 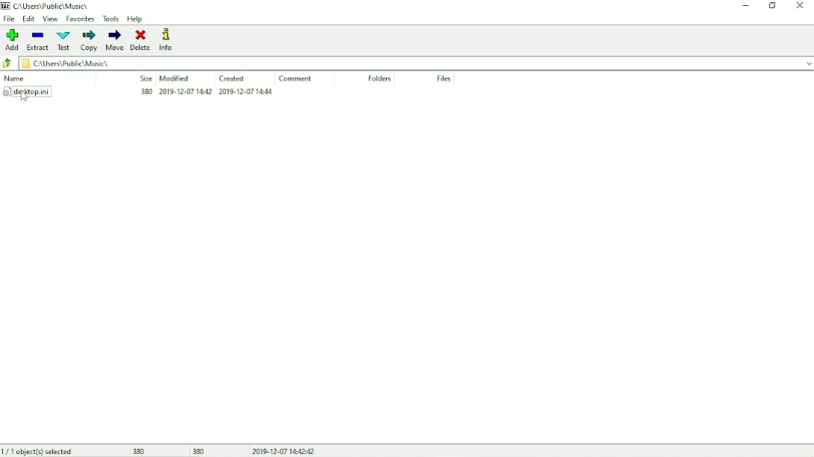 I want to click on Tools, so click(x=111, y=19).